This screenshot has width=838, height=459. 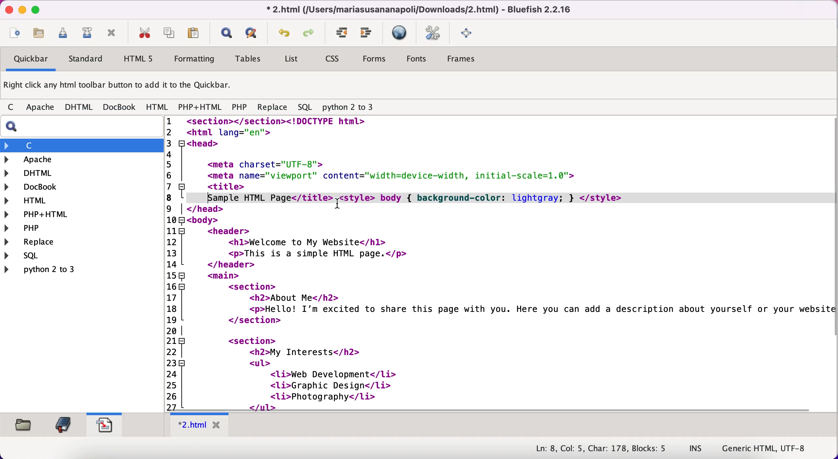 I want to click on php, so click(x=41, y=228).